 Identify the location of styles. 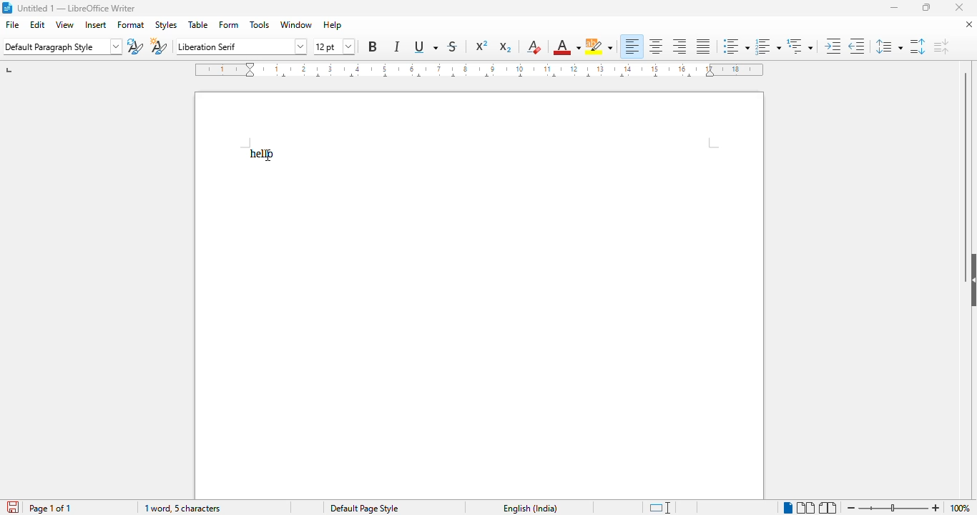
(167, 26).